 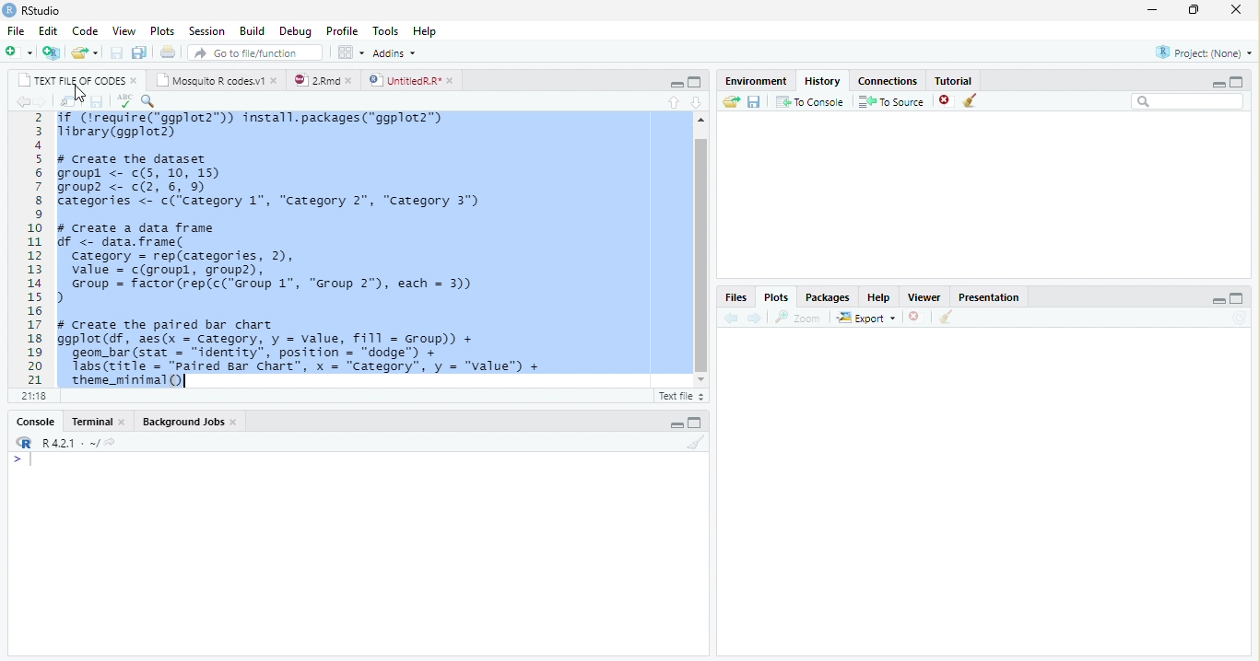 What do you see at coordinates (97, 101) in the screenshot?
I see `save current document` at bounding box center [97, 101].